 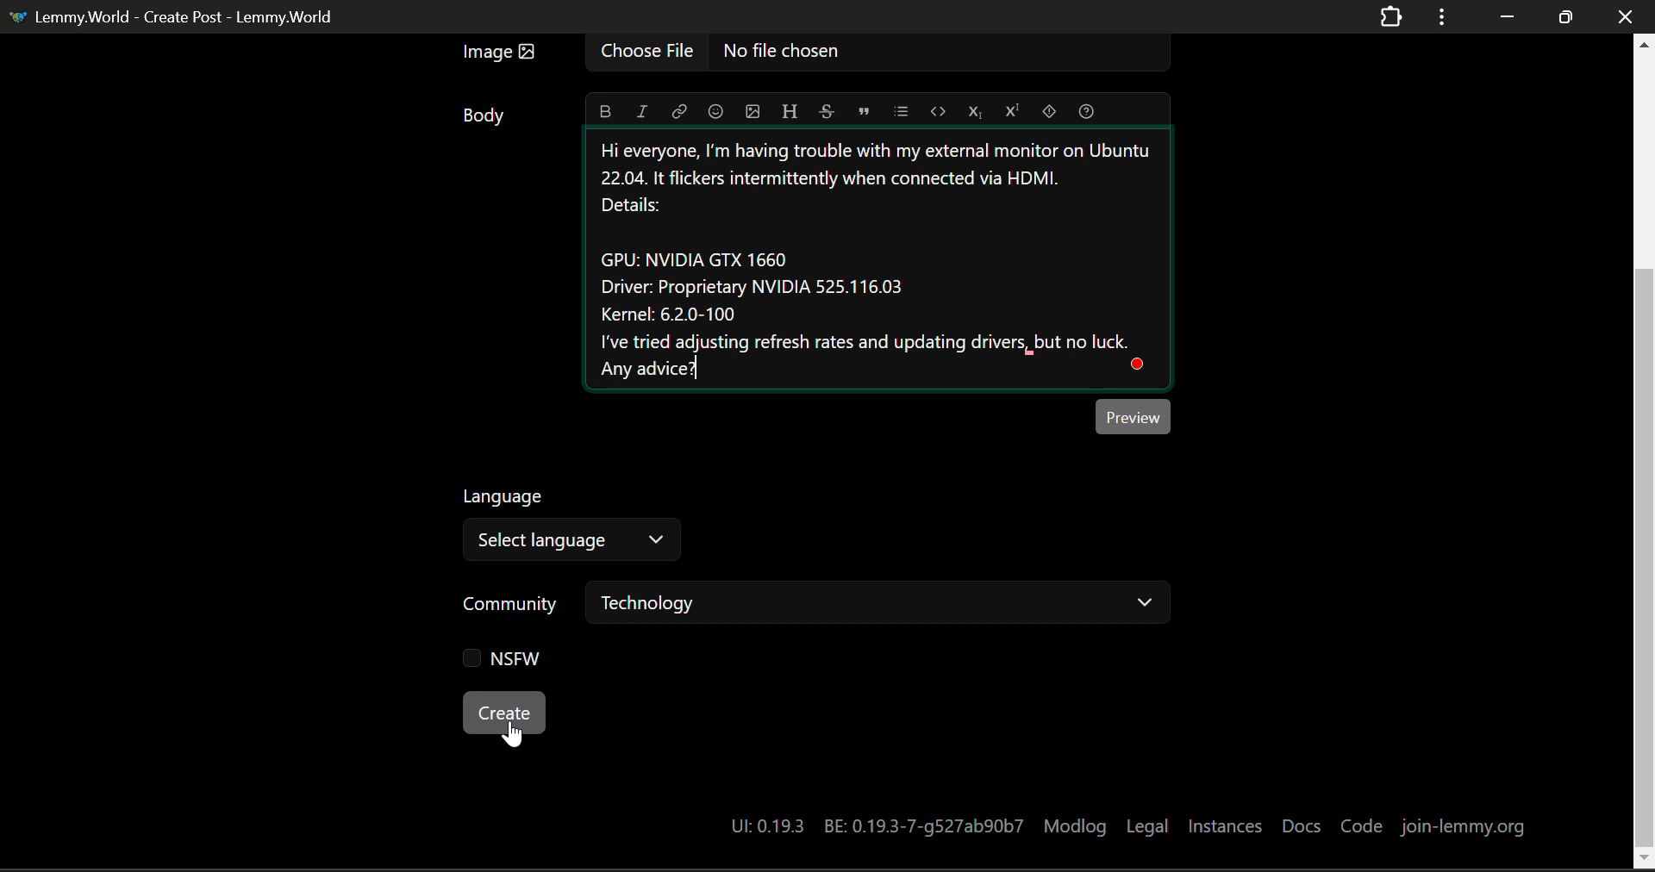 What do you see at coordinates (889, 264) in the screenshot?
I see `External Monitor Help Needed Text` at bounding box center [889, 264].